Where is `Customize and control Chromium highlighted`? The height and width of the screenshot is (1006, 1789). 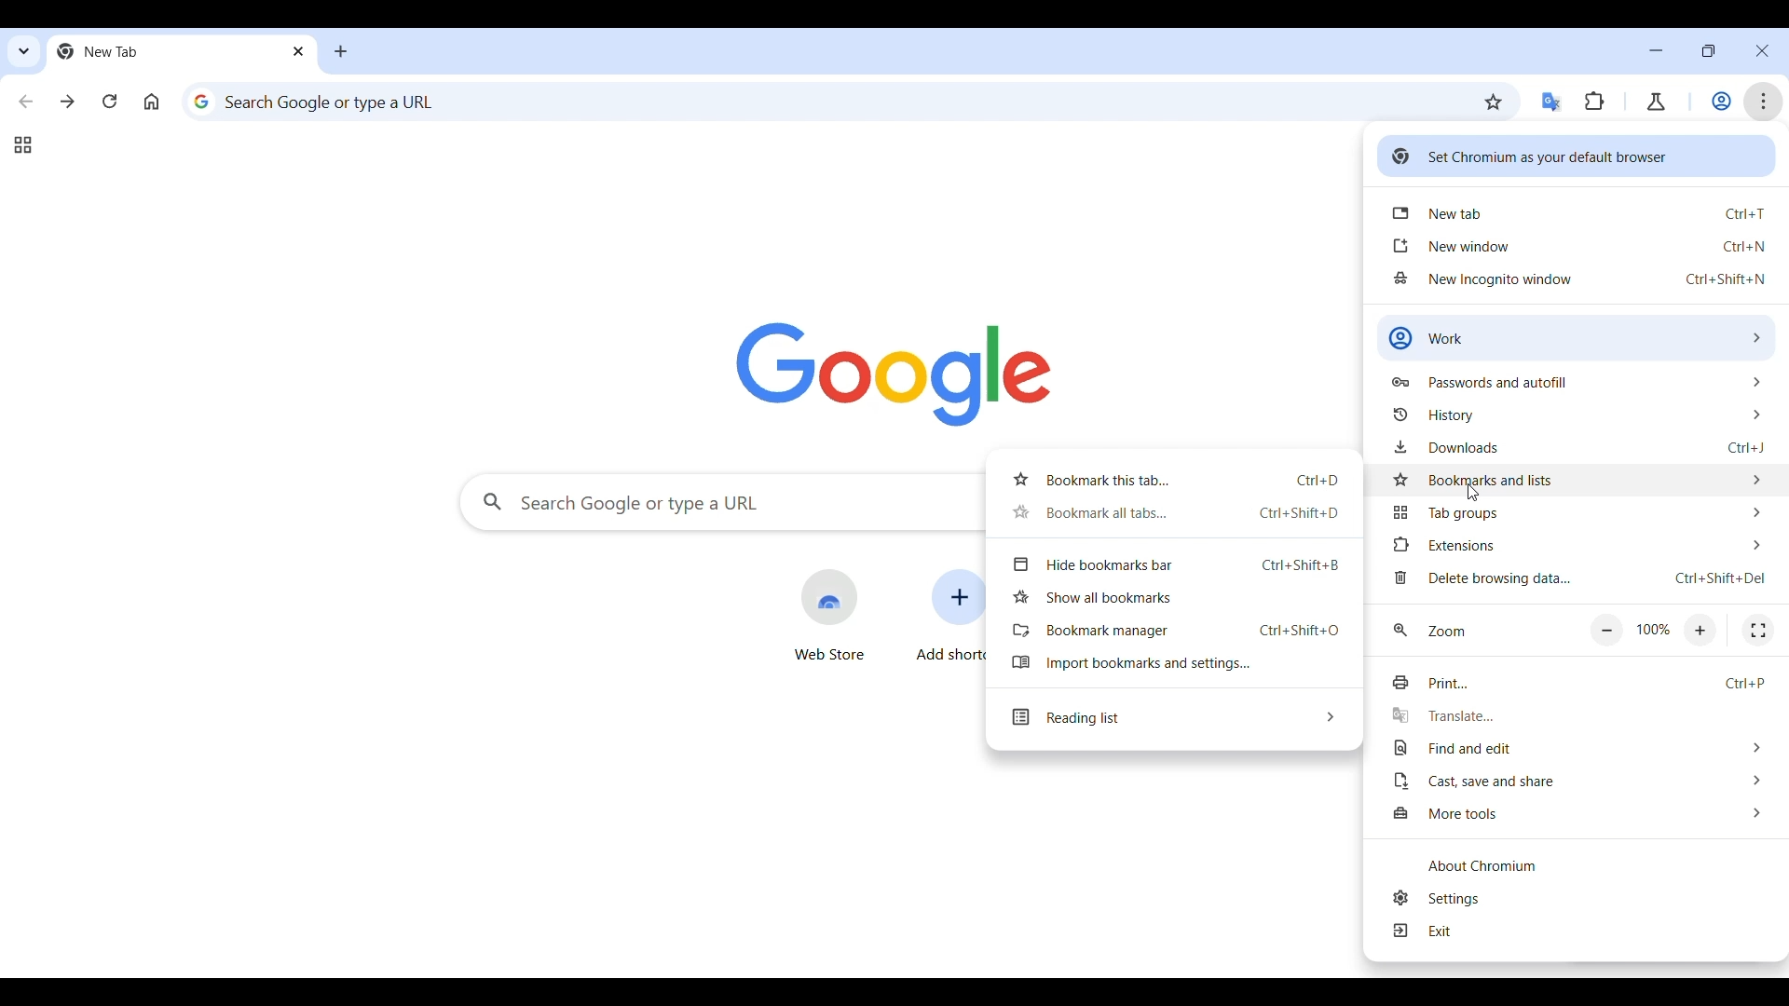 Customize and control Chromium highlighted is located at coordinates (1764, 102).